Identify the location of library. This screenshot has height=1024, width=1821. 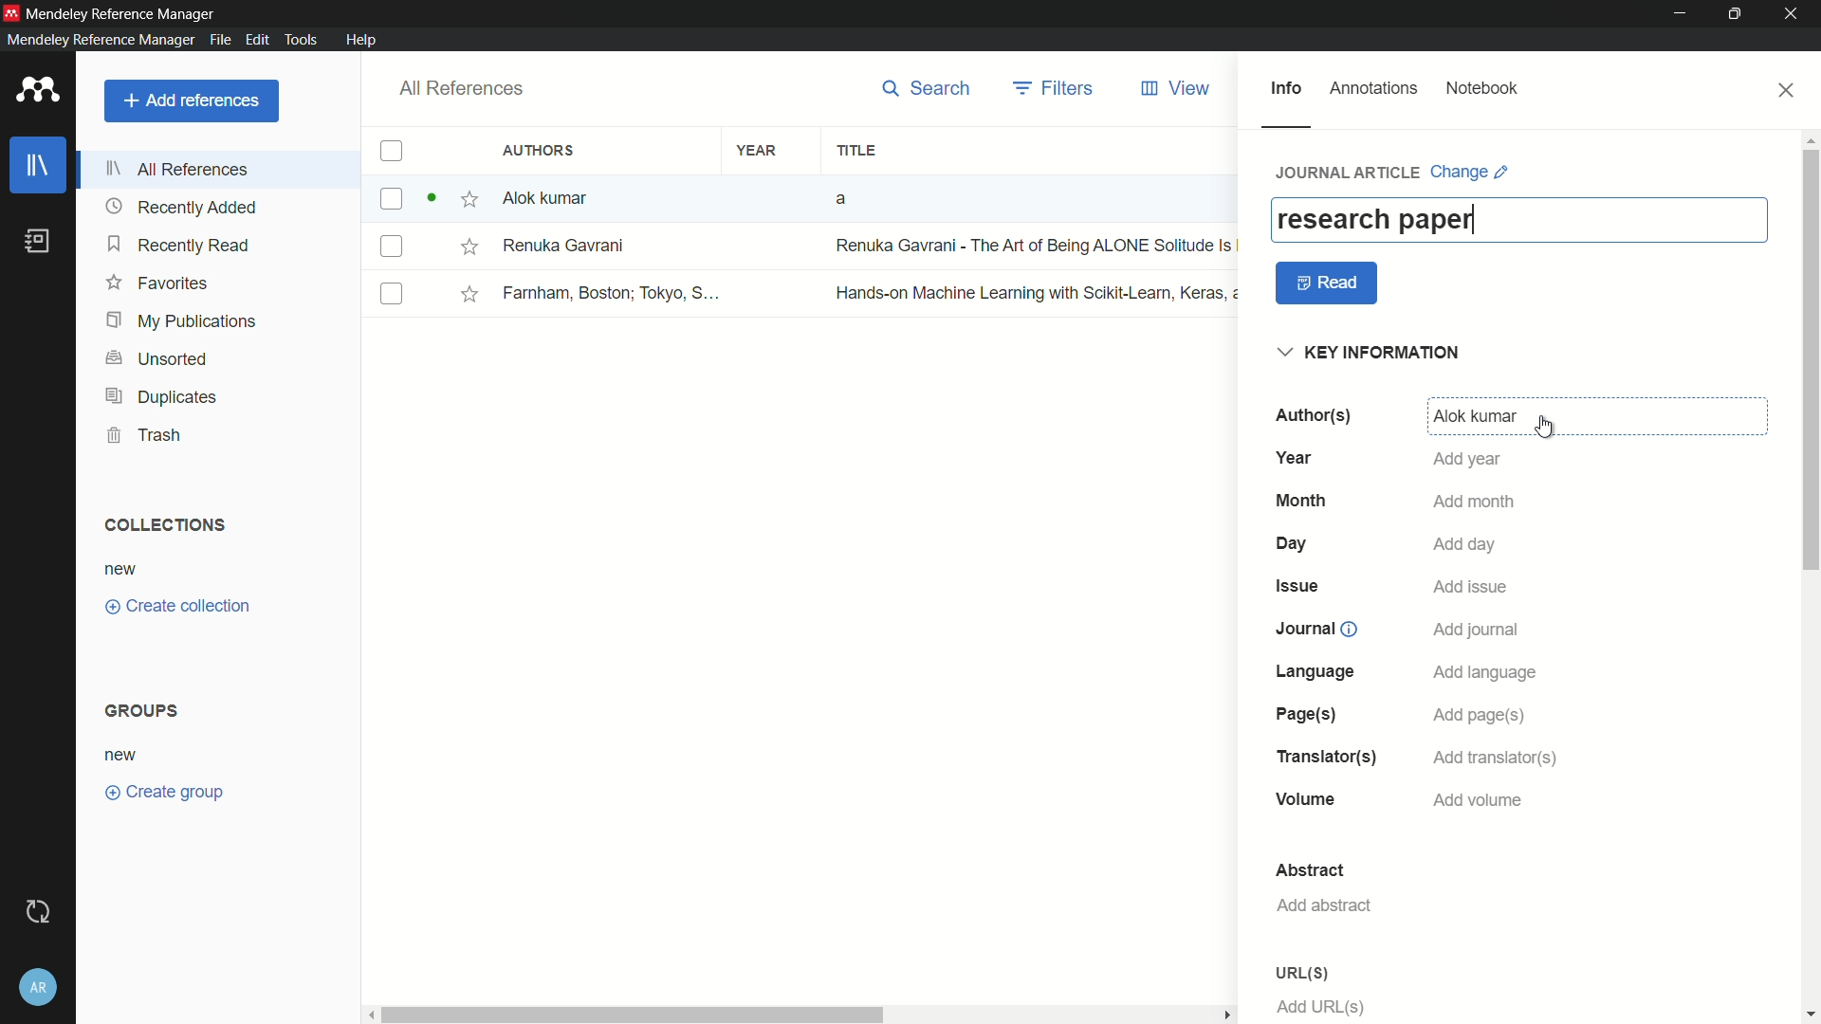
(39, 167).